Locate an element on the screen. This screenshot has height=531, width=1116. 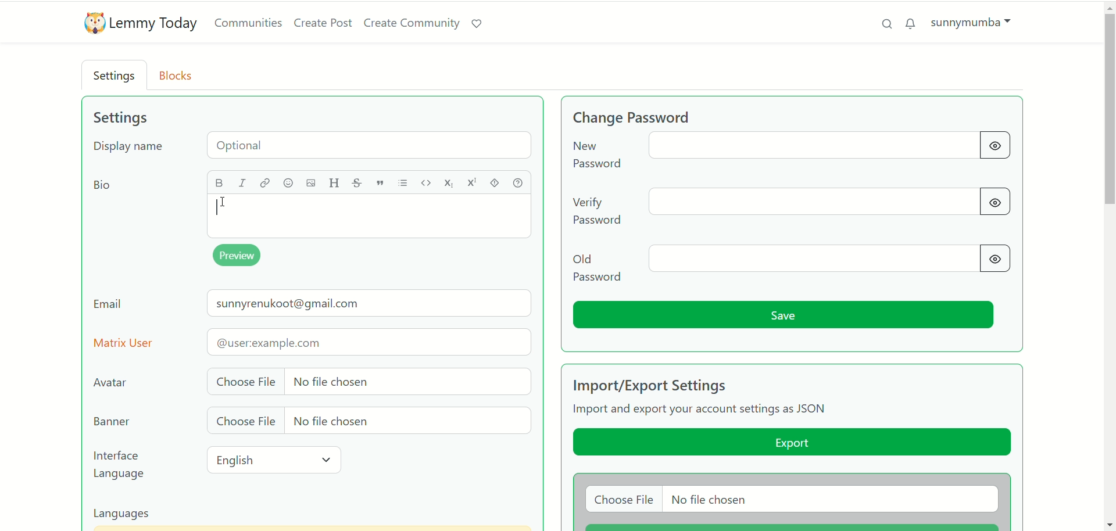
spoiler is located at coordinates (496, 182).